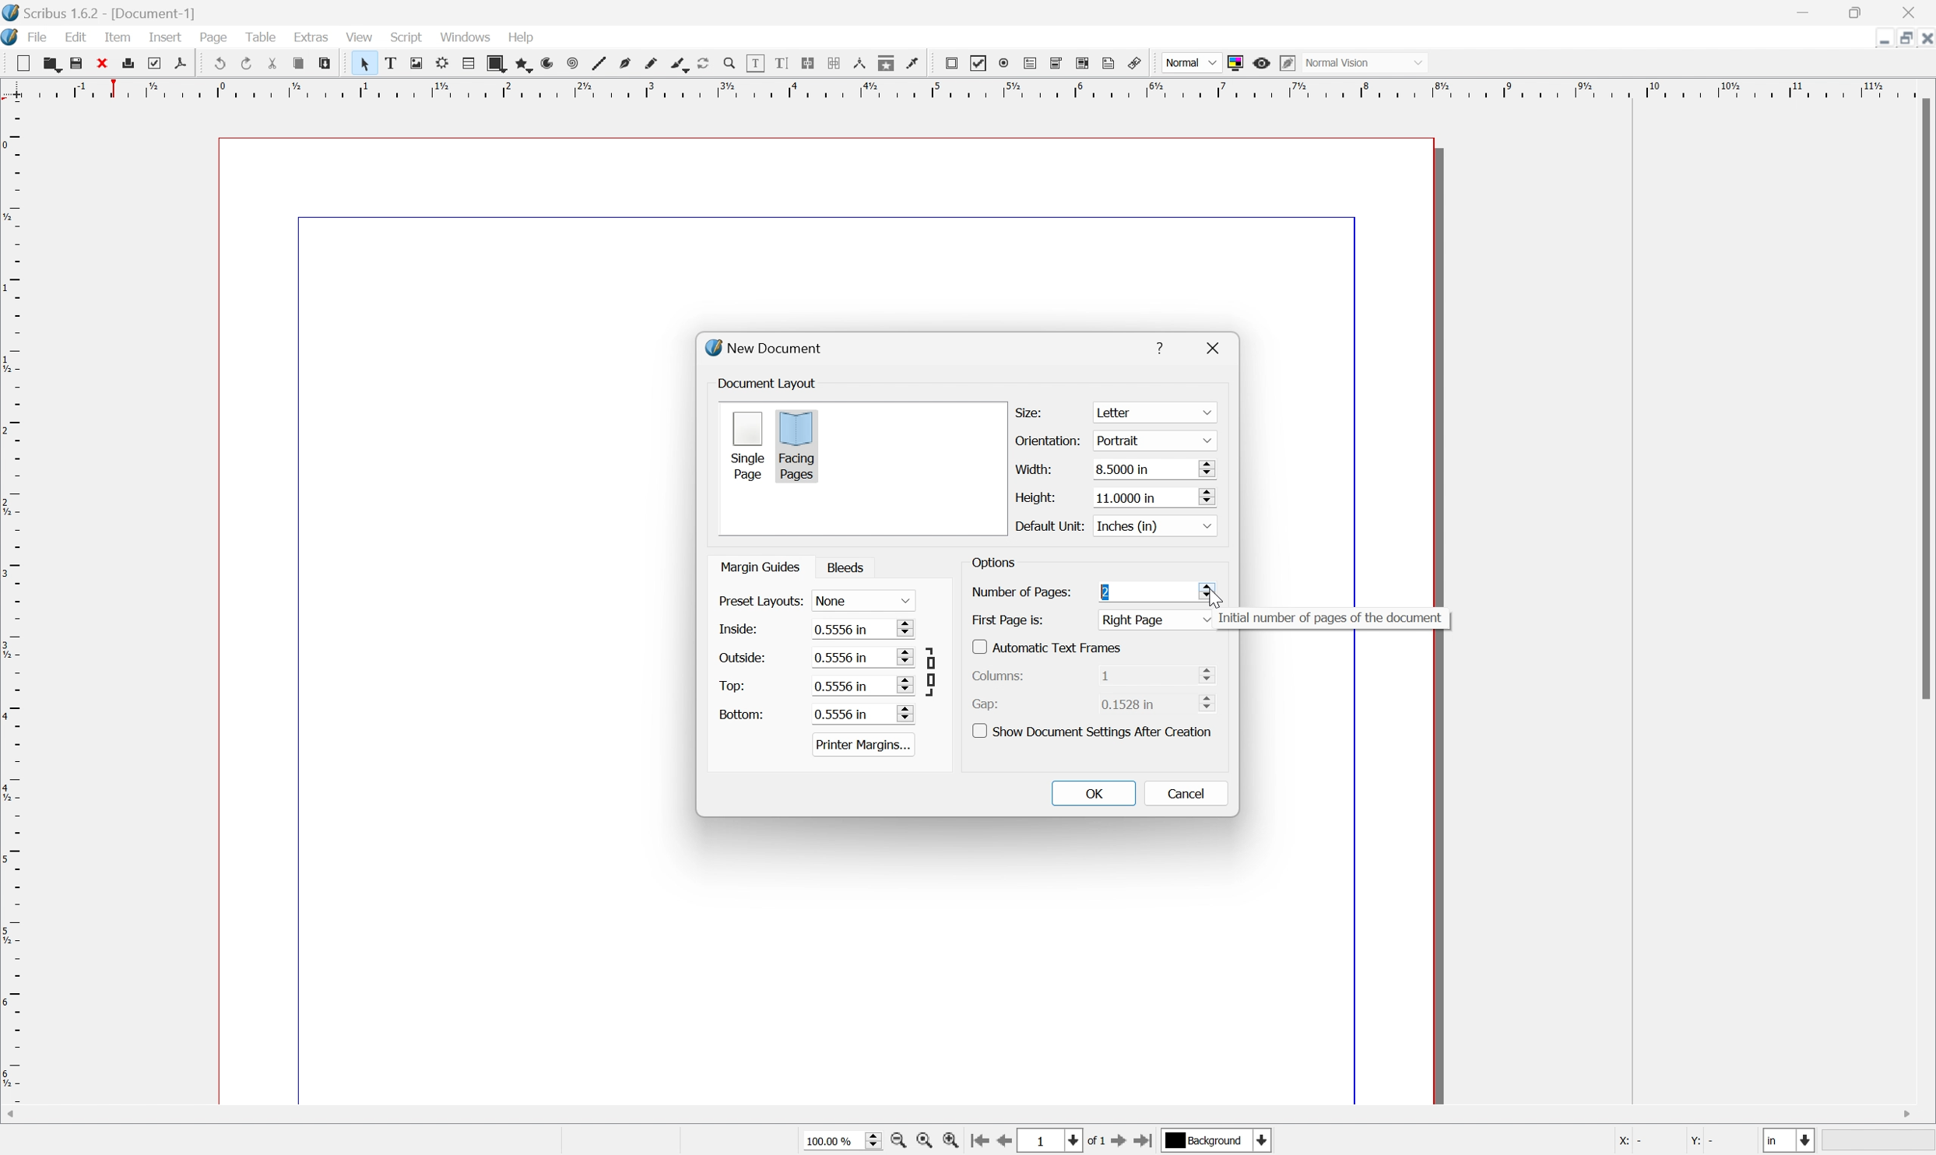  Describe the element at coordinates (915, 64) in the screenshot. I see `Eye dropper` at that location.